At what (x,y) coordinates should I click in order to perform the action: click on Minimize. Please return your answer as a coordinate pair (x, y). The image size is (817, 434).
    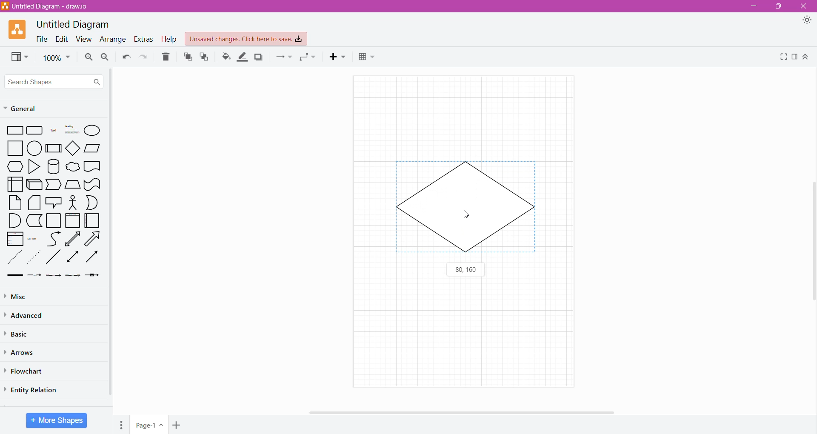
    Looking at the image, I should click on (751, 6).